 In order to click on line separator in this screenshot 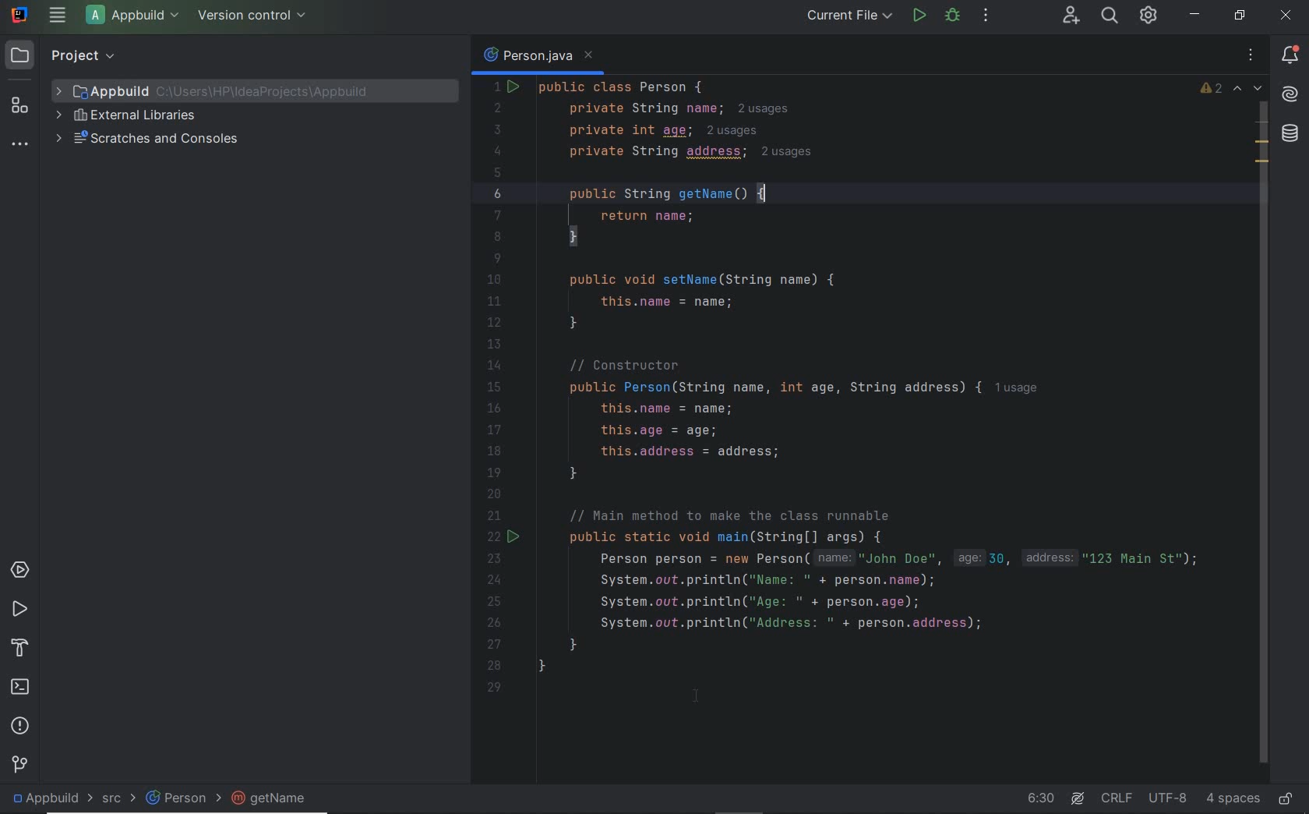, I will do `click(1117, 799)`.